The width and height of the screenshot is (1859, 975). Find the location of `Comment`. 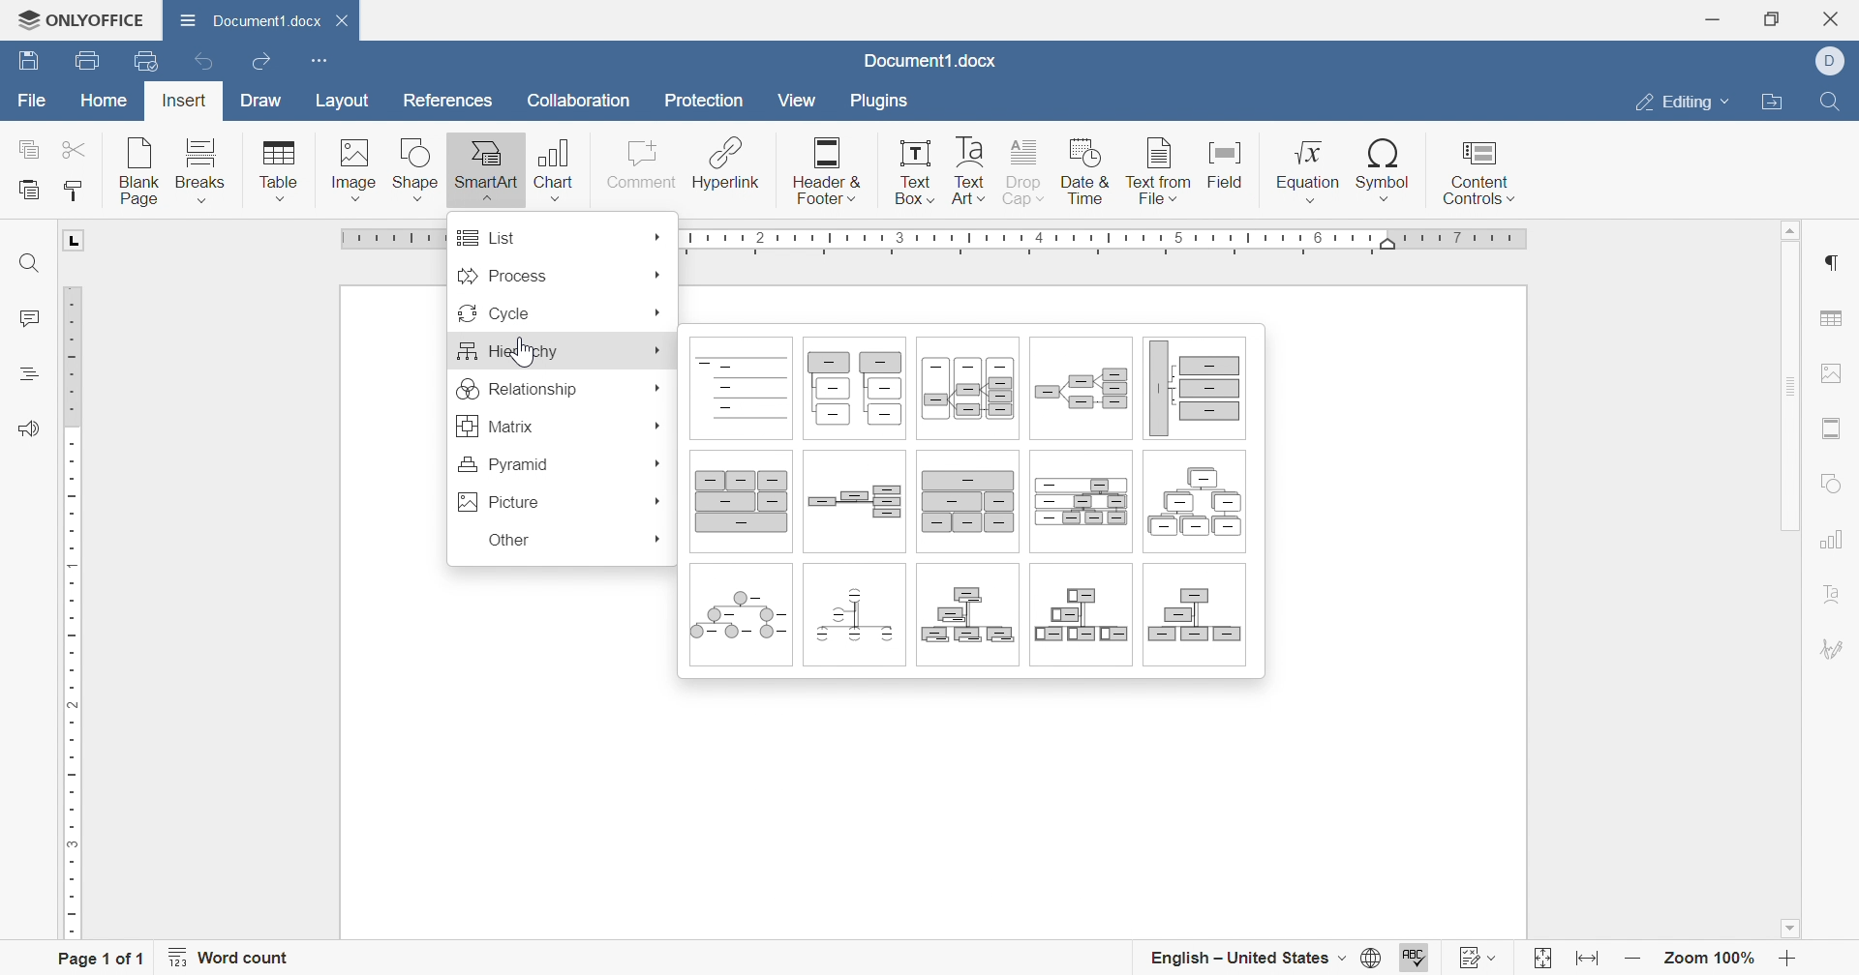

Comment is located at coordinates (635, 165).